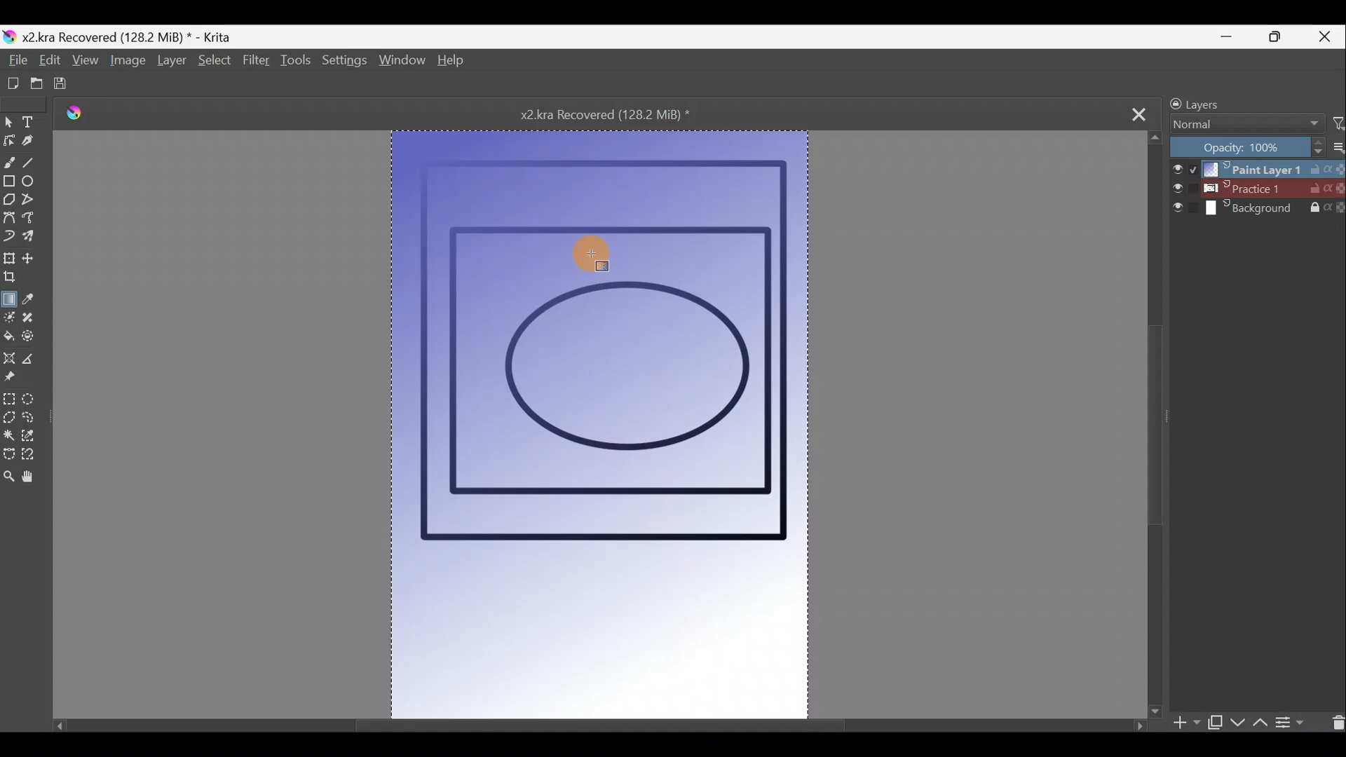  Describe the element at coordinates (30, 461) in the screenshot. I see `Magnetic curve selection tool` at that location.